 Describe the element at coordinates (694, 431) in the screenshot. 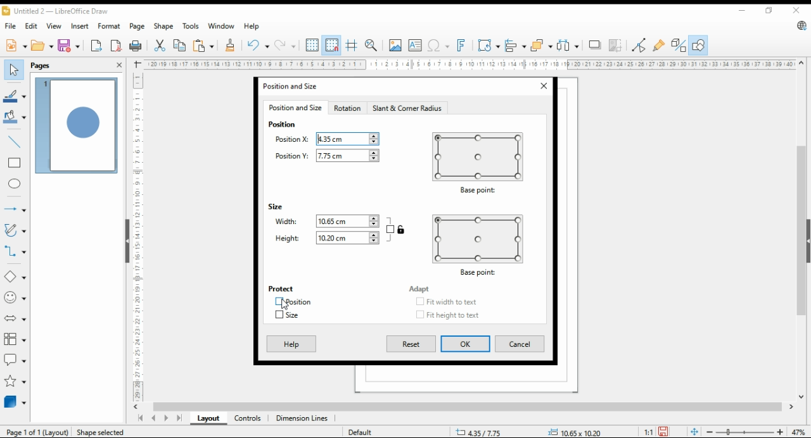

I see `fit page to window` at that location.